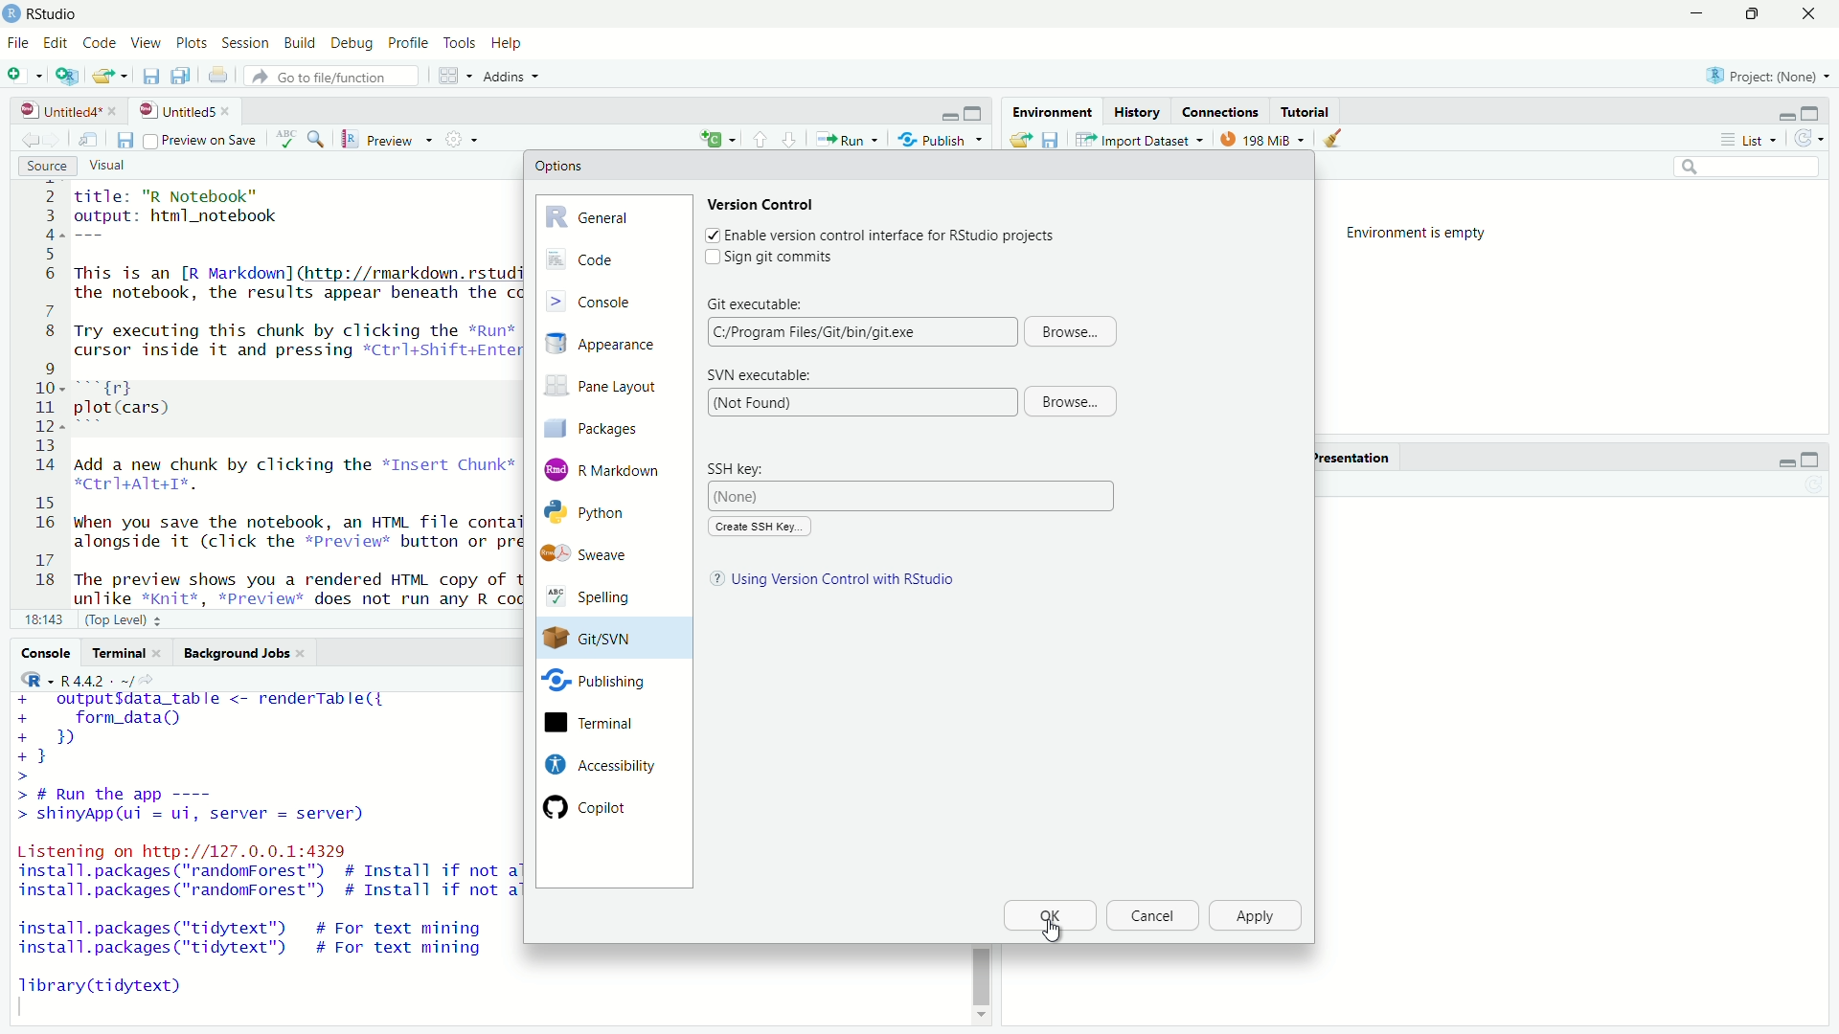  Describe the element at coordinates (596, 685) in the screenshot. I see `Publishing` at that location.